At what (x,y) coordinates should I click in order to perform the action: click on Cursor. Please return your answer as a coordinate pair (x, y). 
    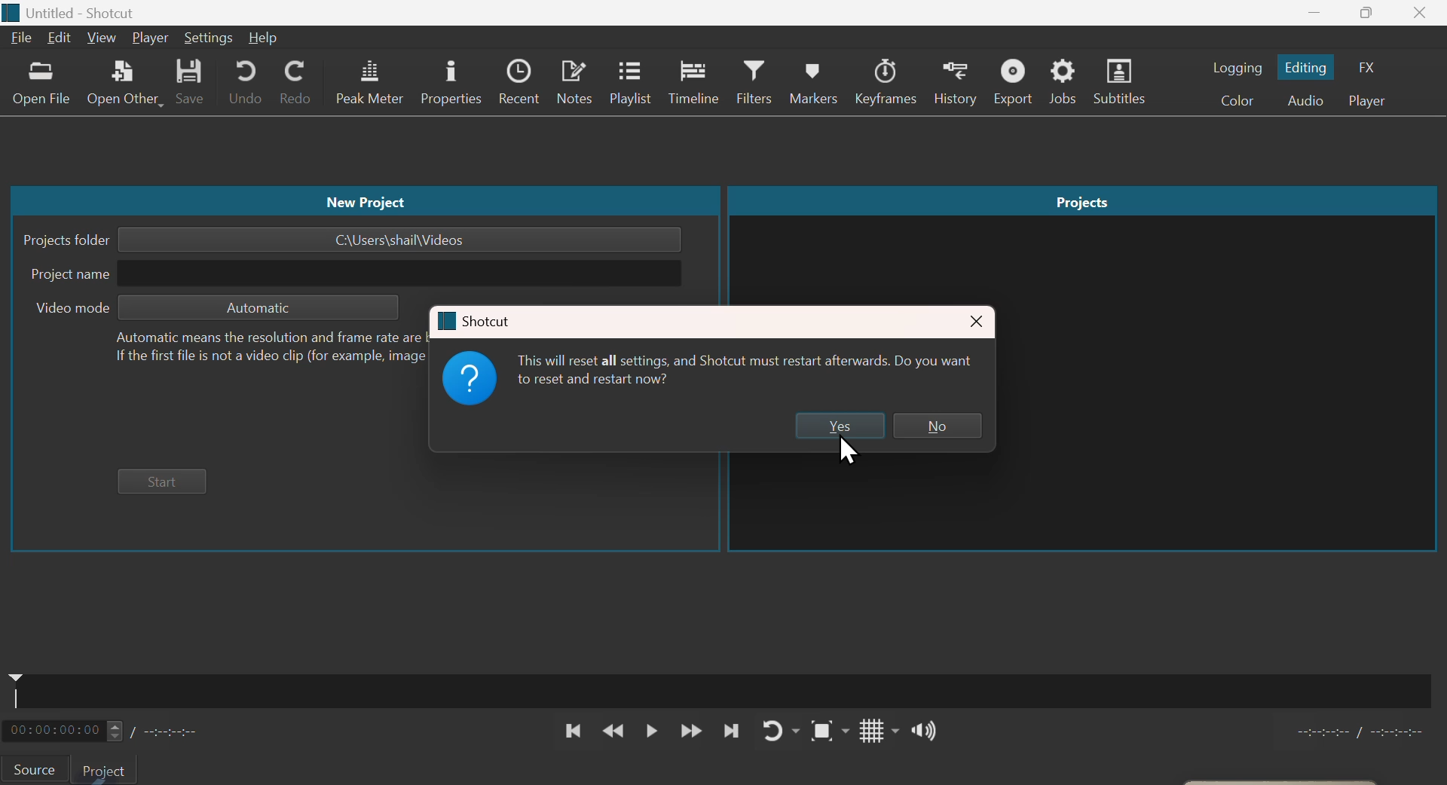
    Looking at the image, I should click on (849, 448).